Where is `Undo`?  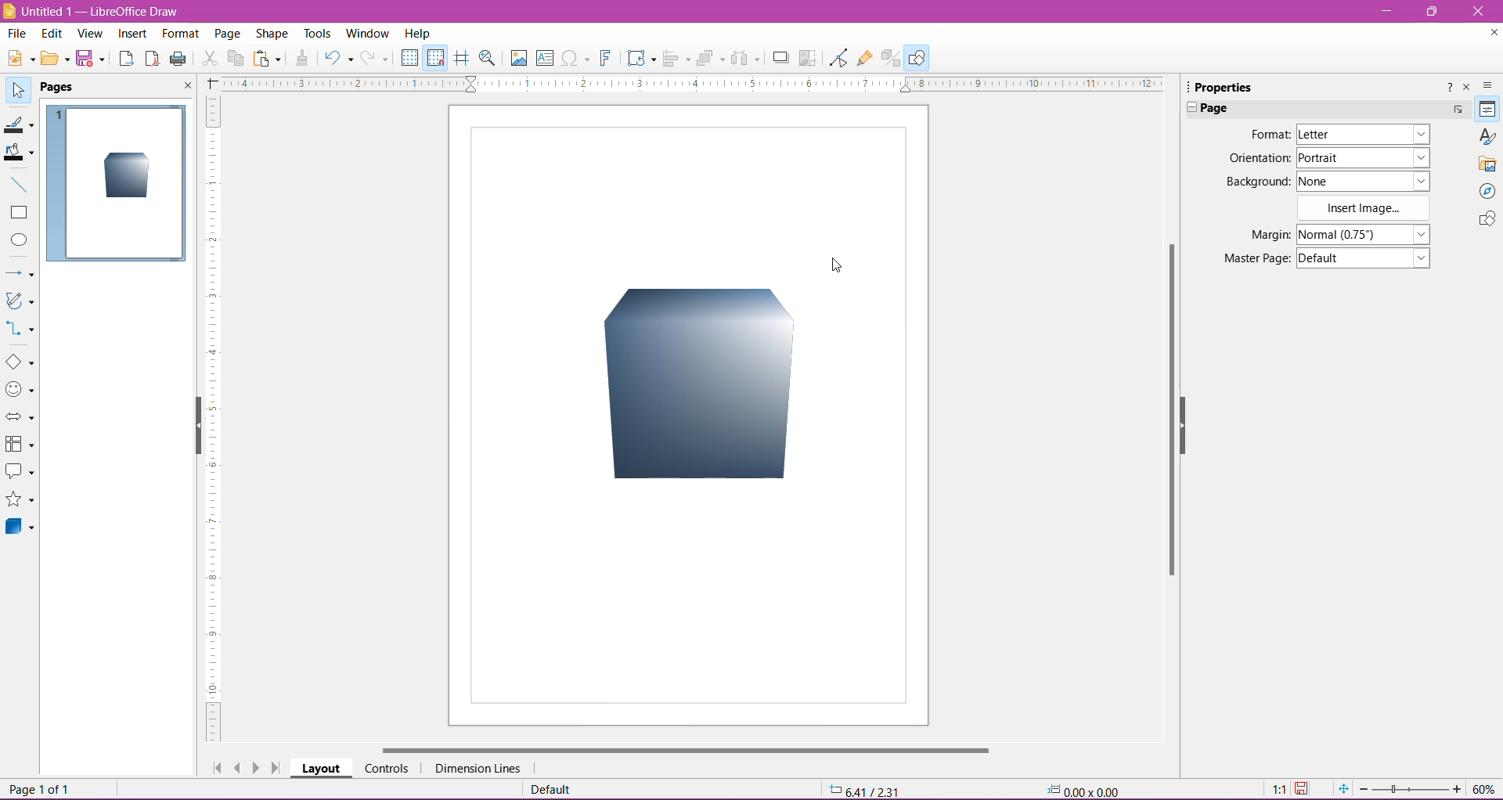 Undo is located at coordinates (338, 59).